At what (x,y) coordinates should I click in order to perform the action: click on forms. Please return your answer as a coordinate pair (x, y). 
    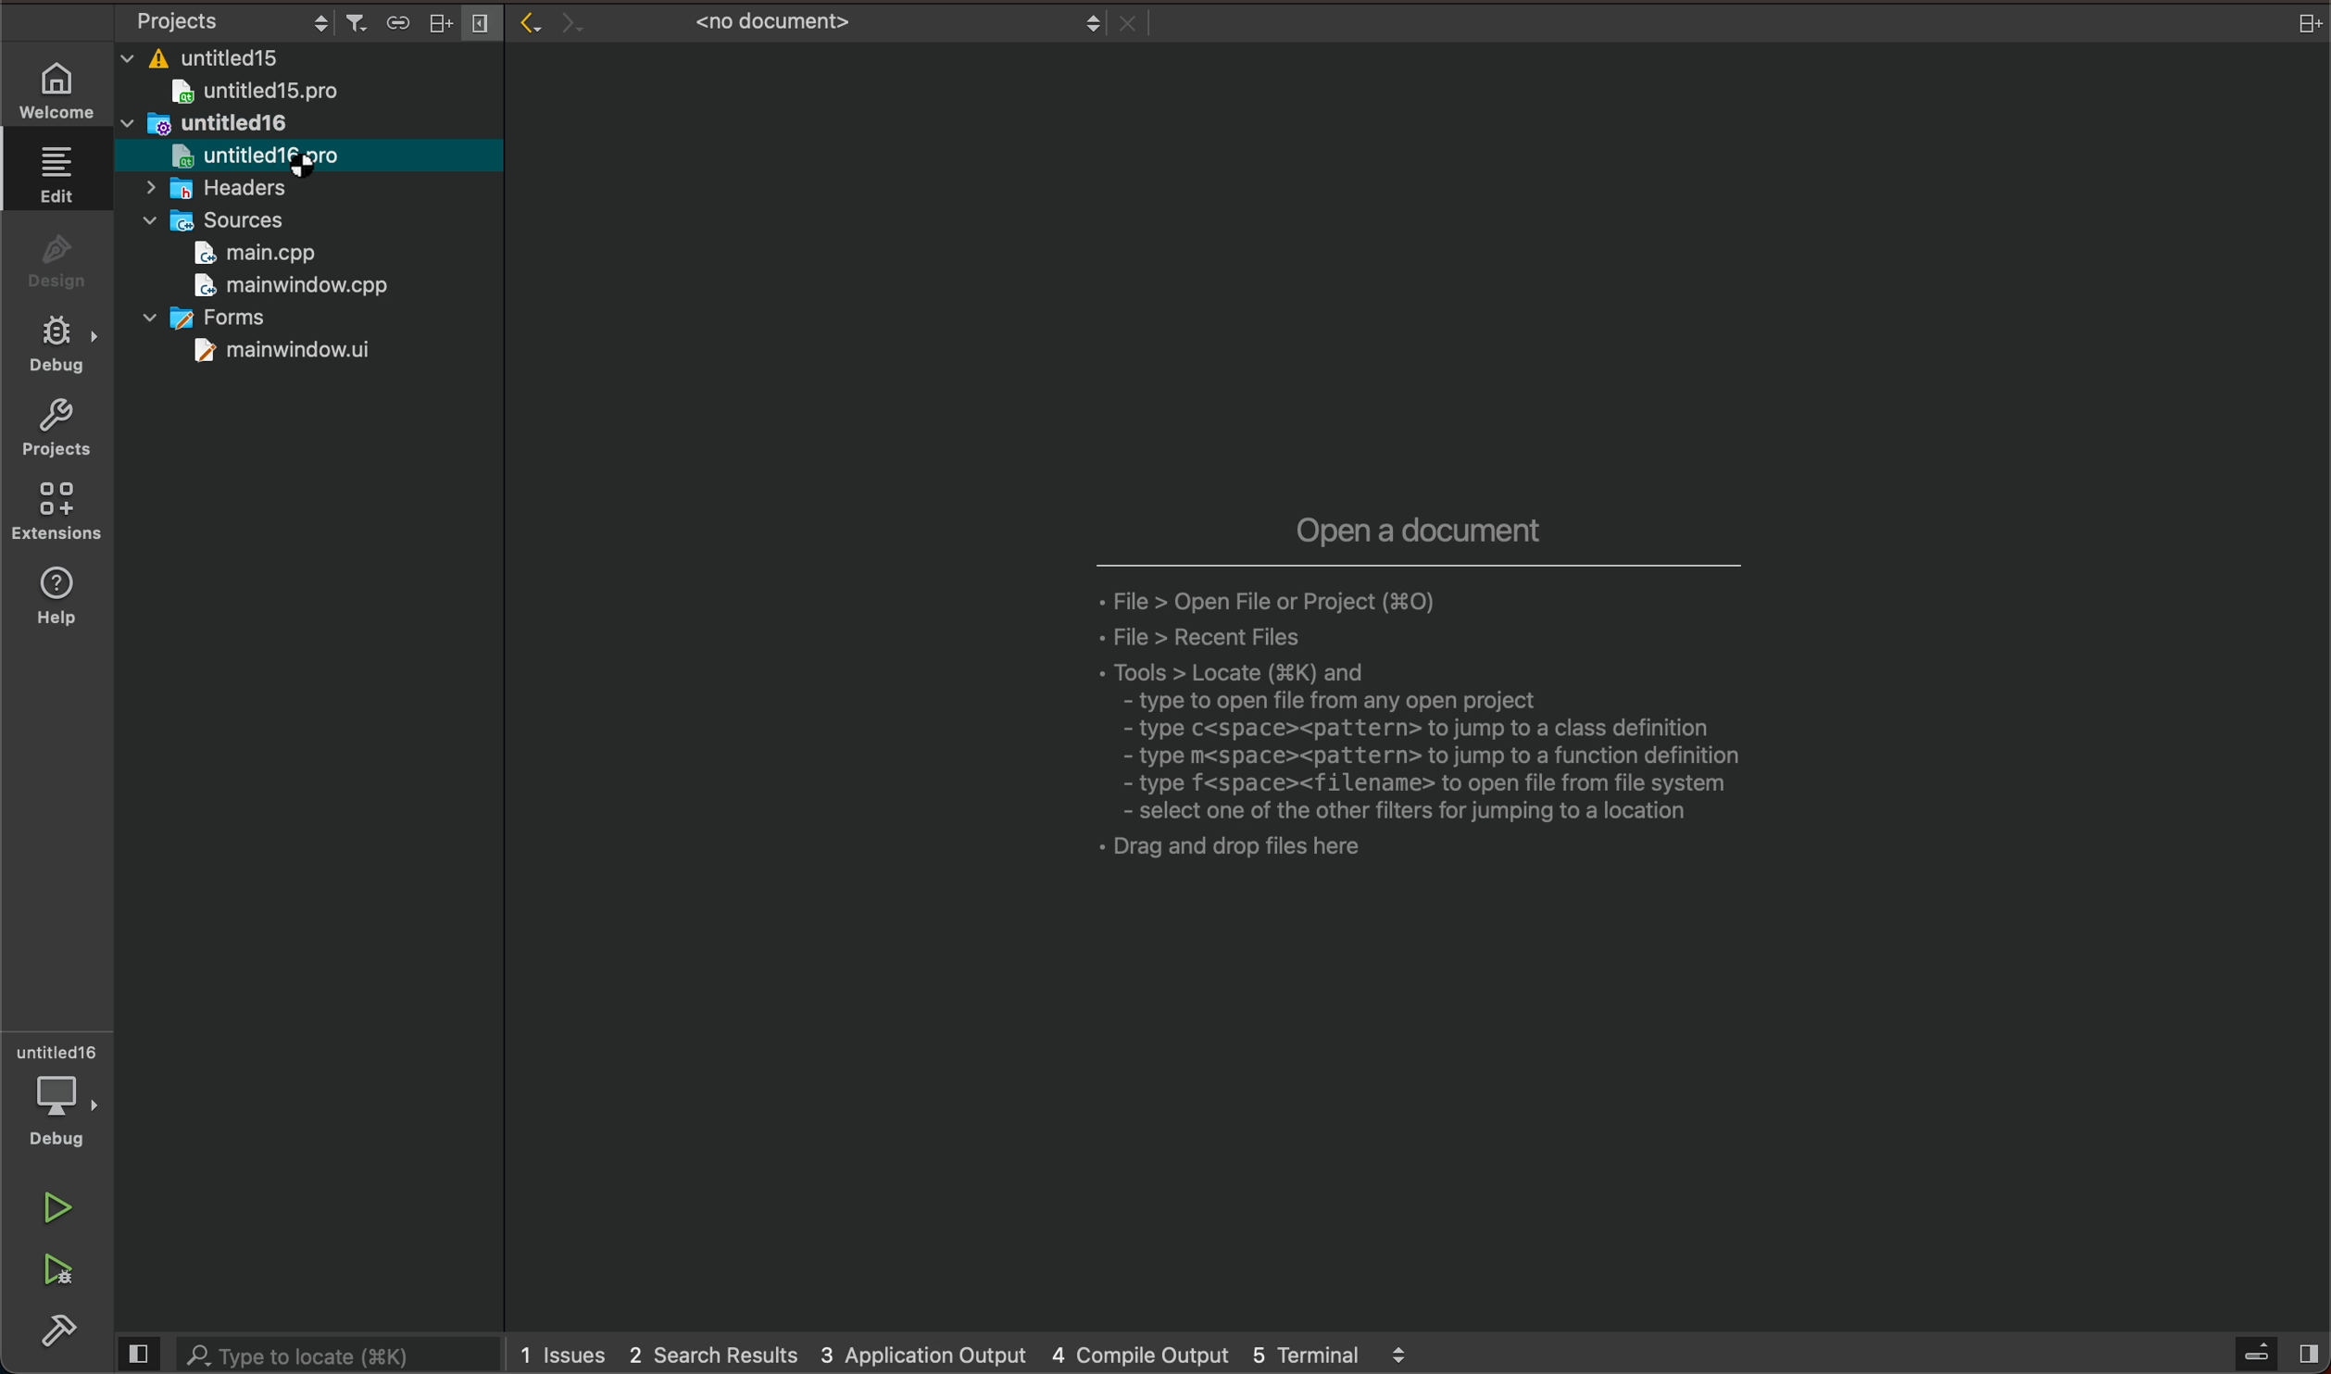
    Looking at the image, I should click on (222, 315).